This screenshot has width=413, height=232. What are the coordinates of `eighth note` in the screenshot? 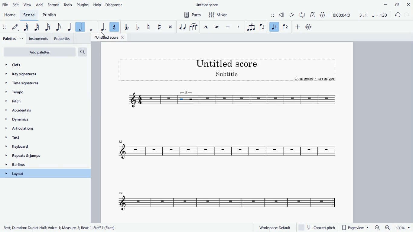 It's located at (58, 27).